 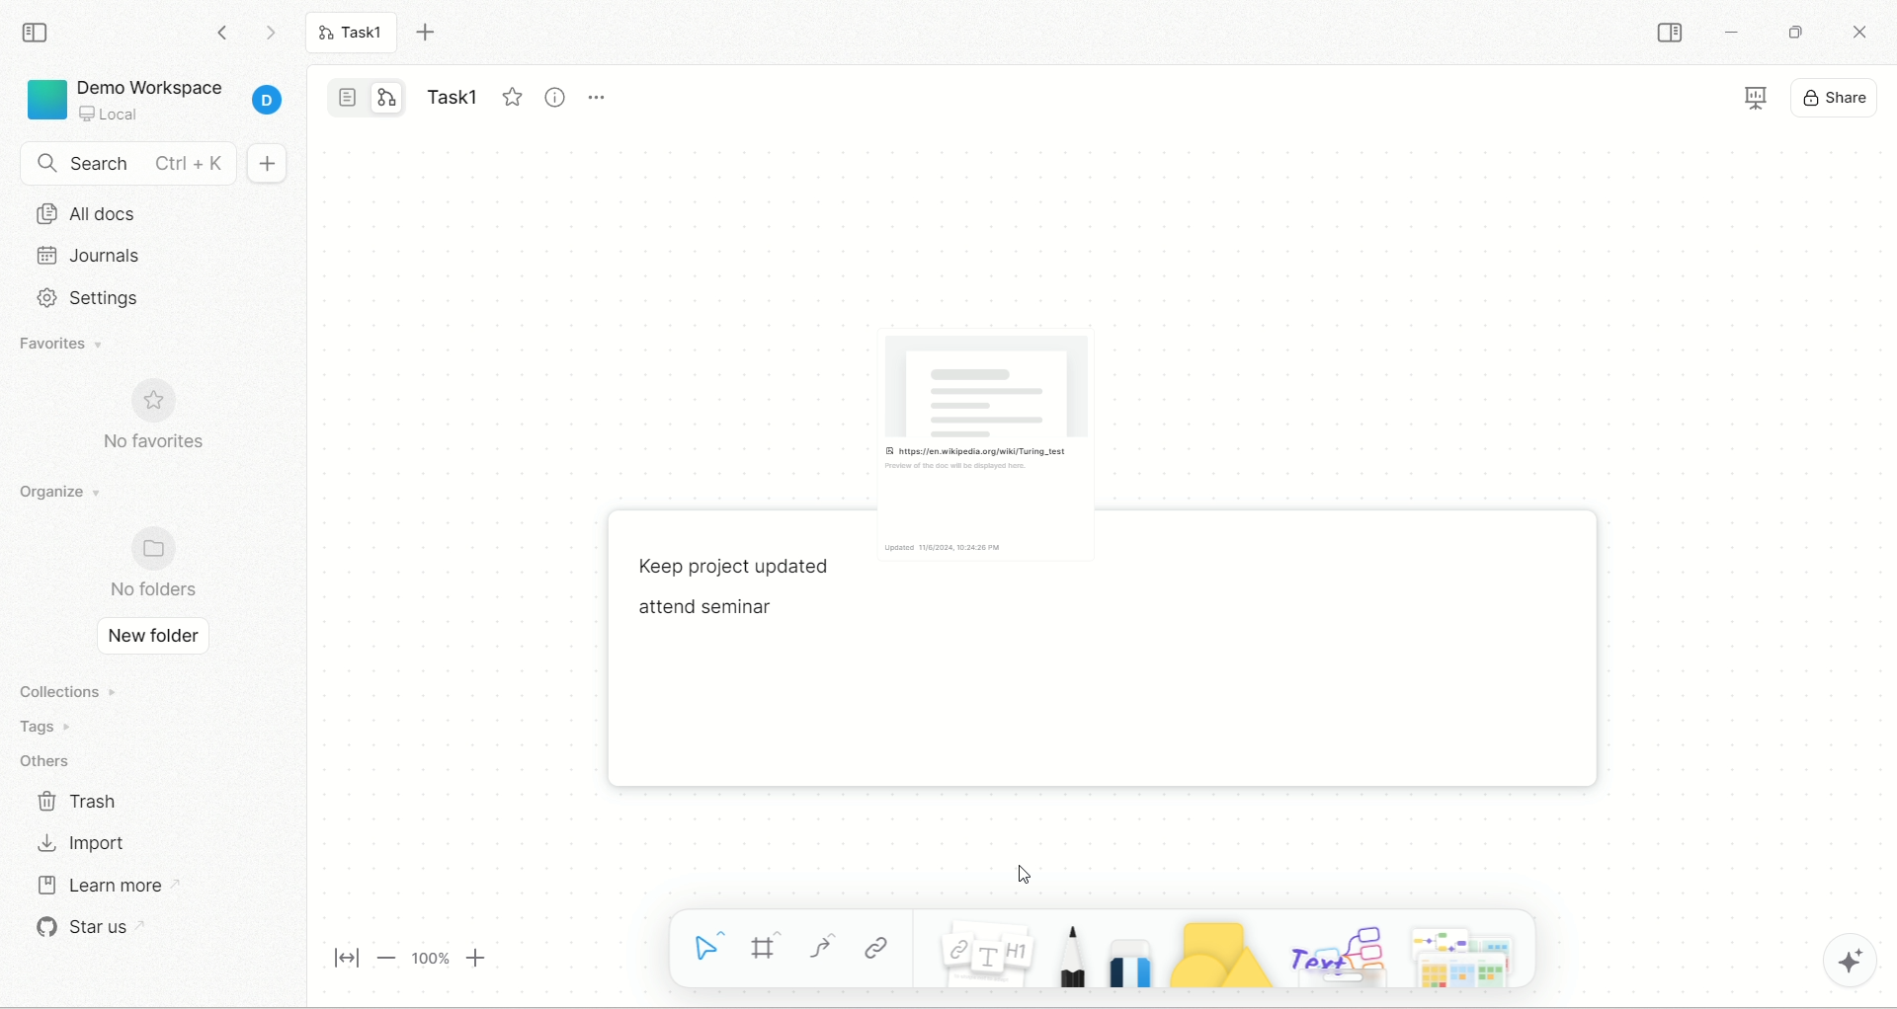 I want to click on minimize, so click(x=1734, y=36).